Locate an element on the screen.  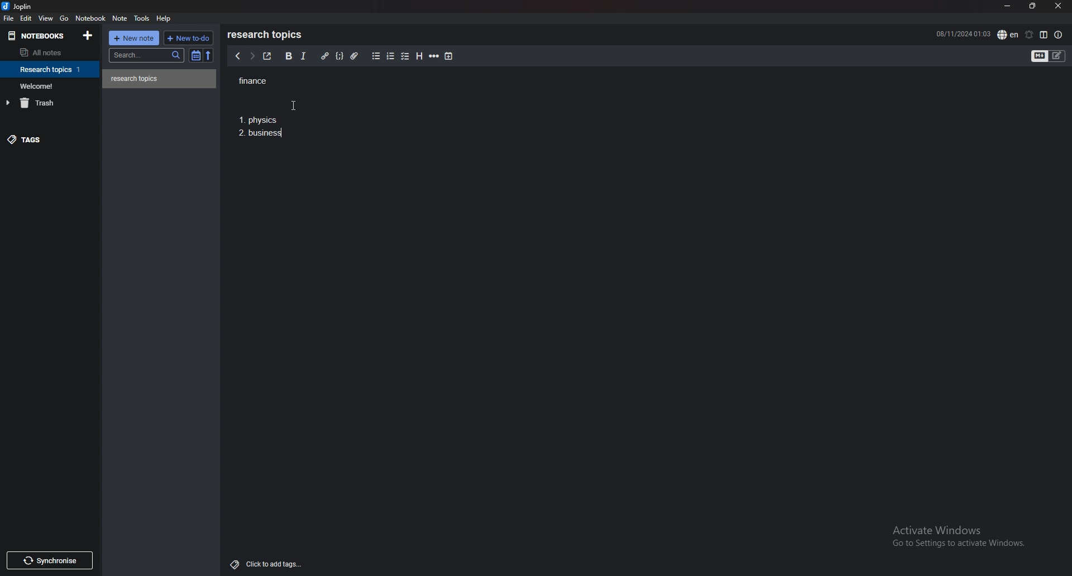
file is located at coordinates (9, 18).